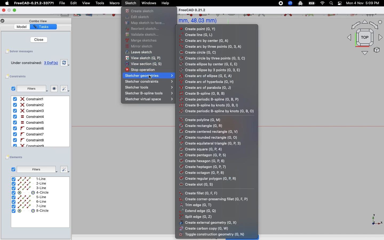  Describe the element at coordinates (205, 192) in the screenshot. I see `Create fillet (G, F, F)` at that location.